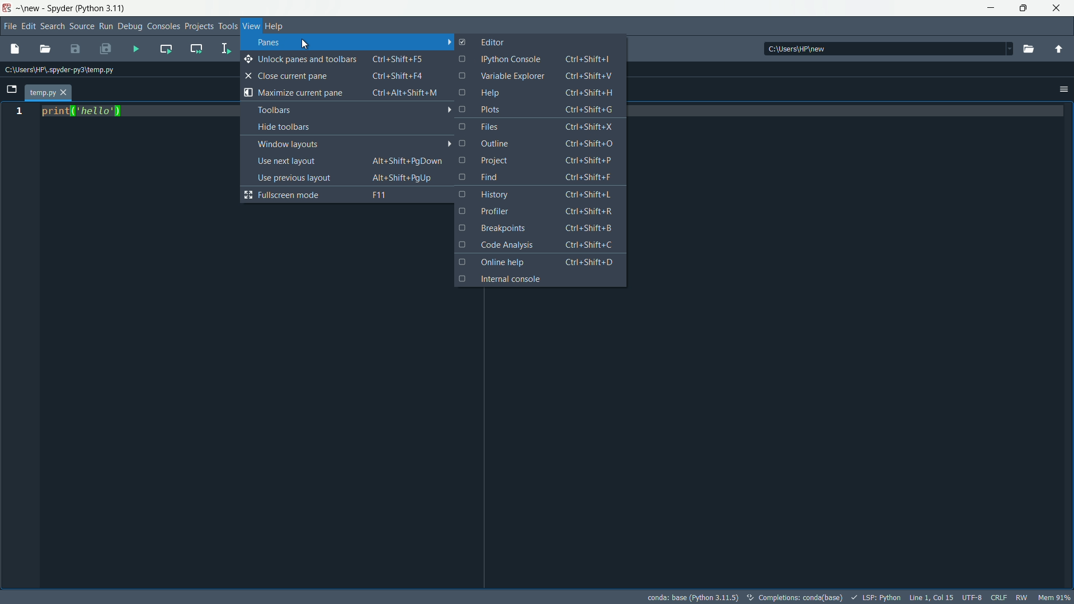 Image resolution: width=1074 pixels, height=604 pixels. What do you see at coordinates (352, 177) in the screenshot?
I see `use previous layout` at bounding box center [352, 177].